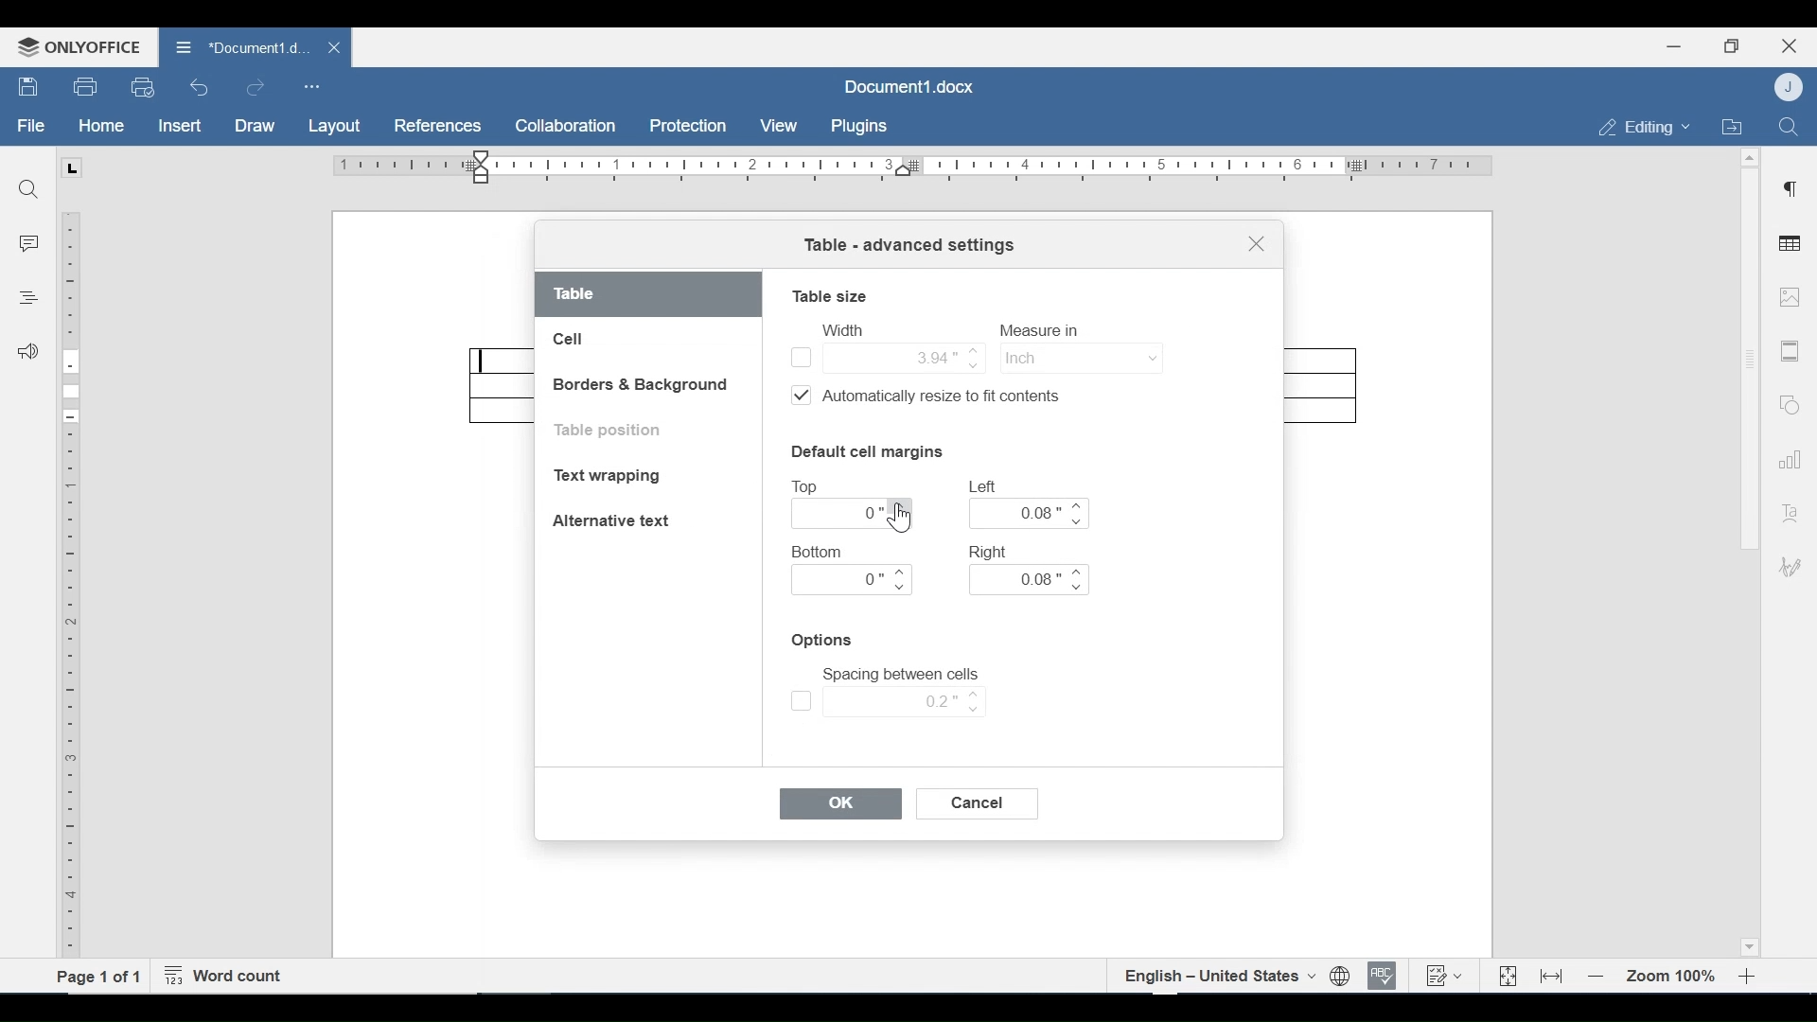 This screenshot has height=1022, width=1817. I want to click on OK, so click(841, 804).